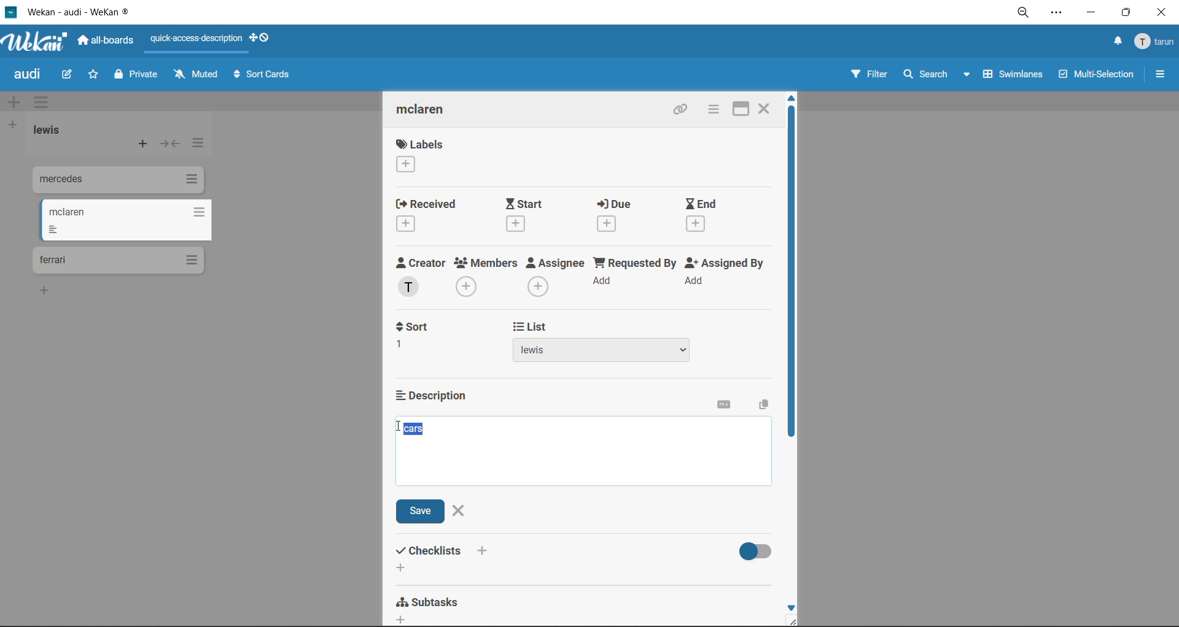  Describe the element at coordinates (52, 131) in the screenshot. I see `list title` at that location.